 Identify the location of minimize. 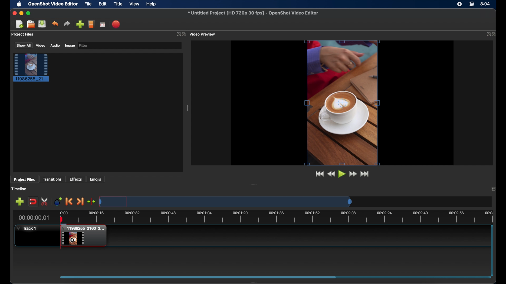
(21, 13).